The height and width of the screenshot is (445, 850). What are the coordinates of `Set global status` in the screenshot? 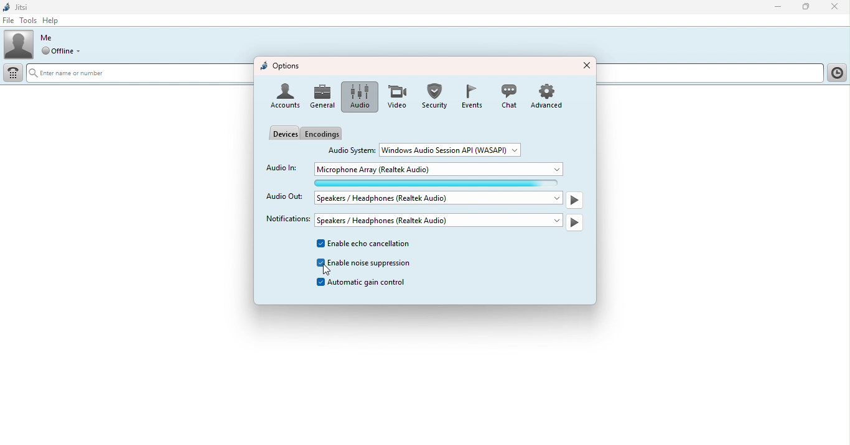 It's located at (66, 52).